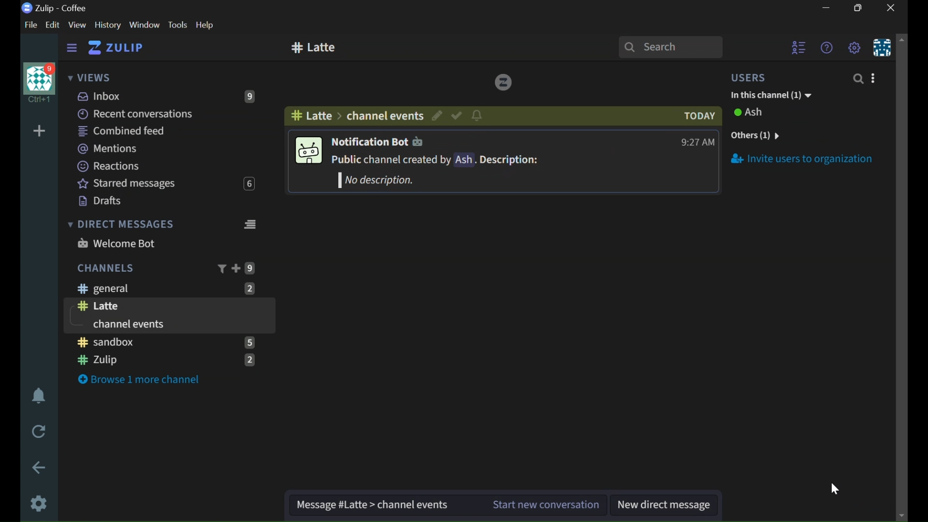  I want to click on WINDOW, so click(145, 25).